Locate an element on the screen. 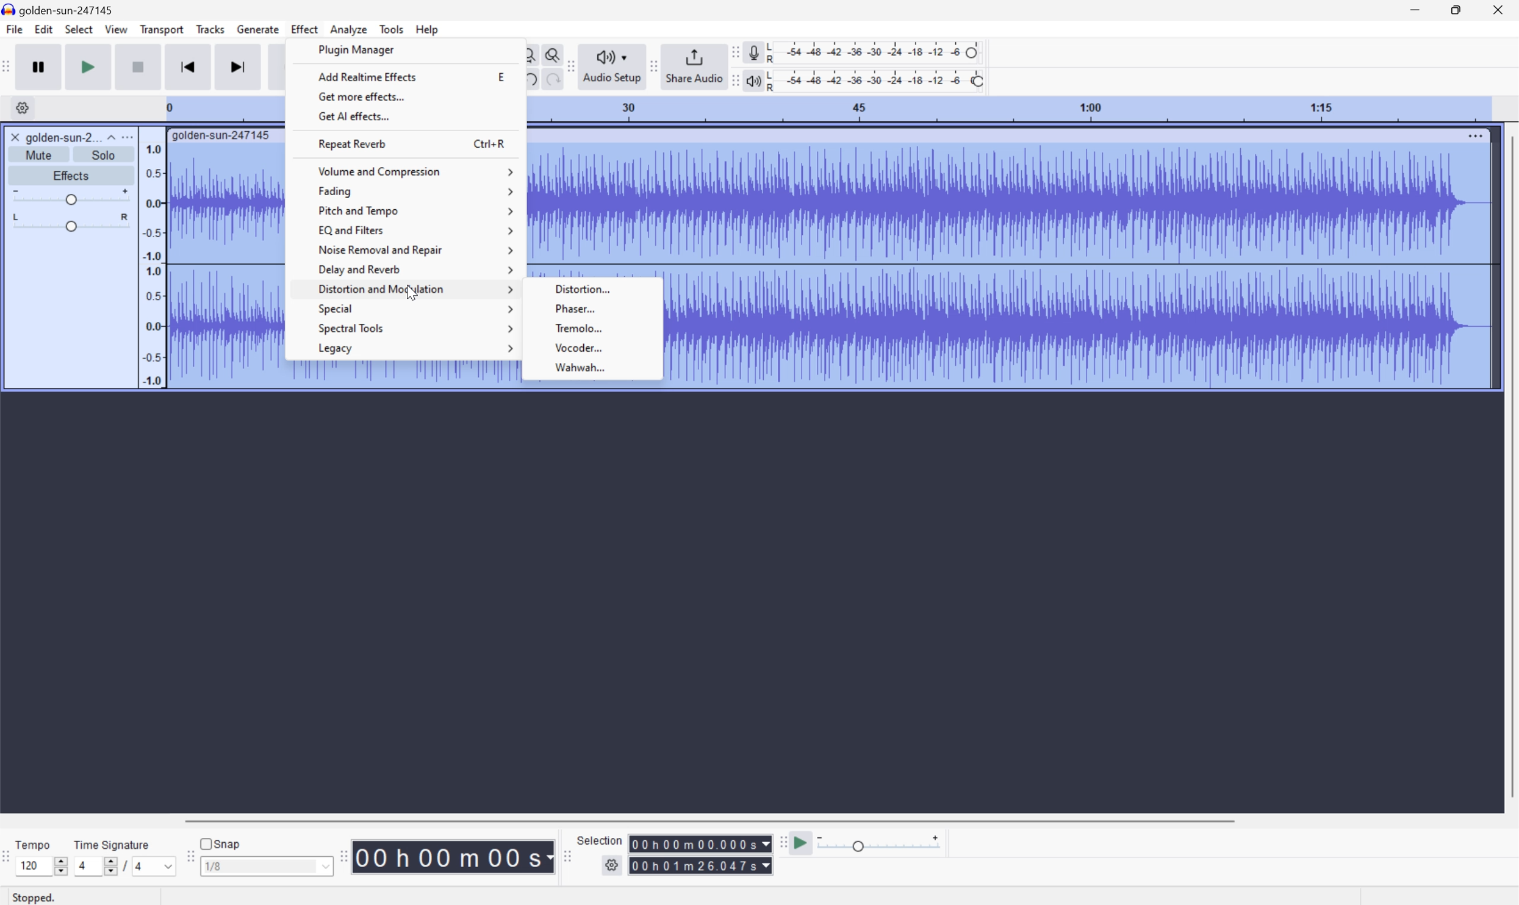 The width and height of the screenshot is (1519, 905). Record meter is located at coordinates (753, 52).